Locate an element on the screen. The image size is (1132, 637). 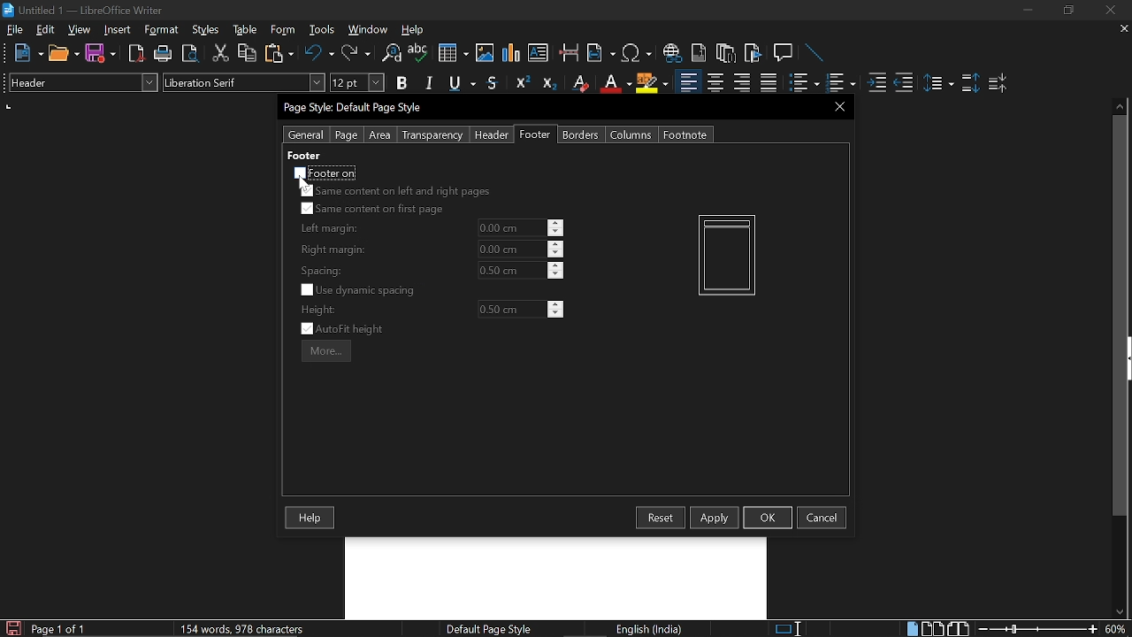
Area is located at coordinates (380, 135).